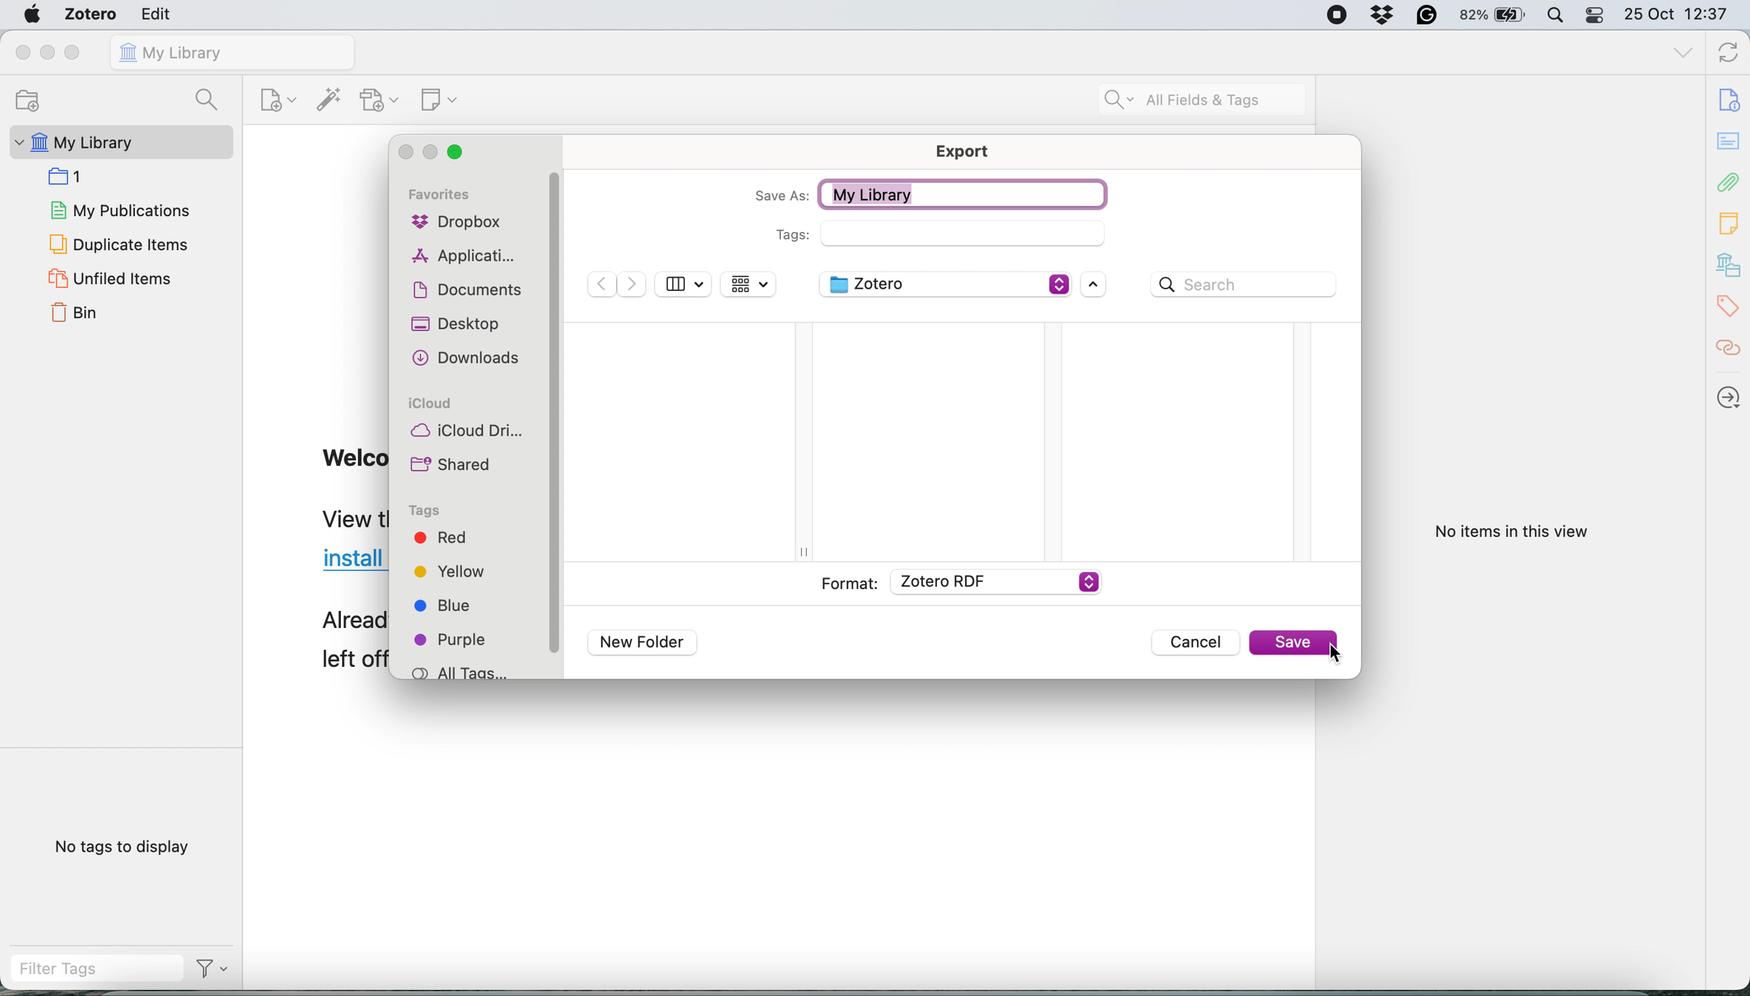 This screenshot has width=1750, height=996. I want to click on Cursor, so click(1335, 652).